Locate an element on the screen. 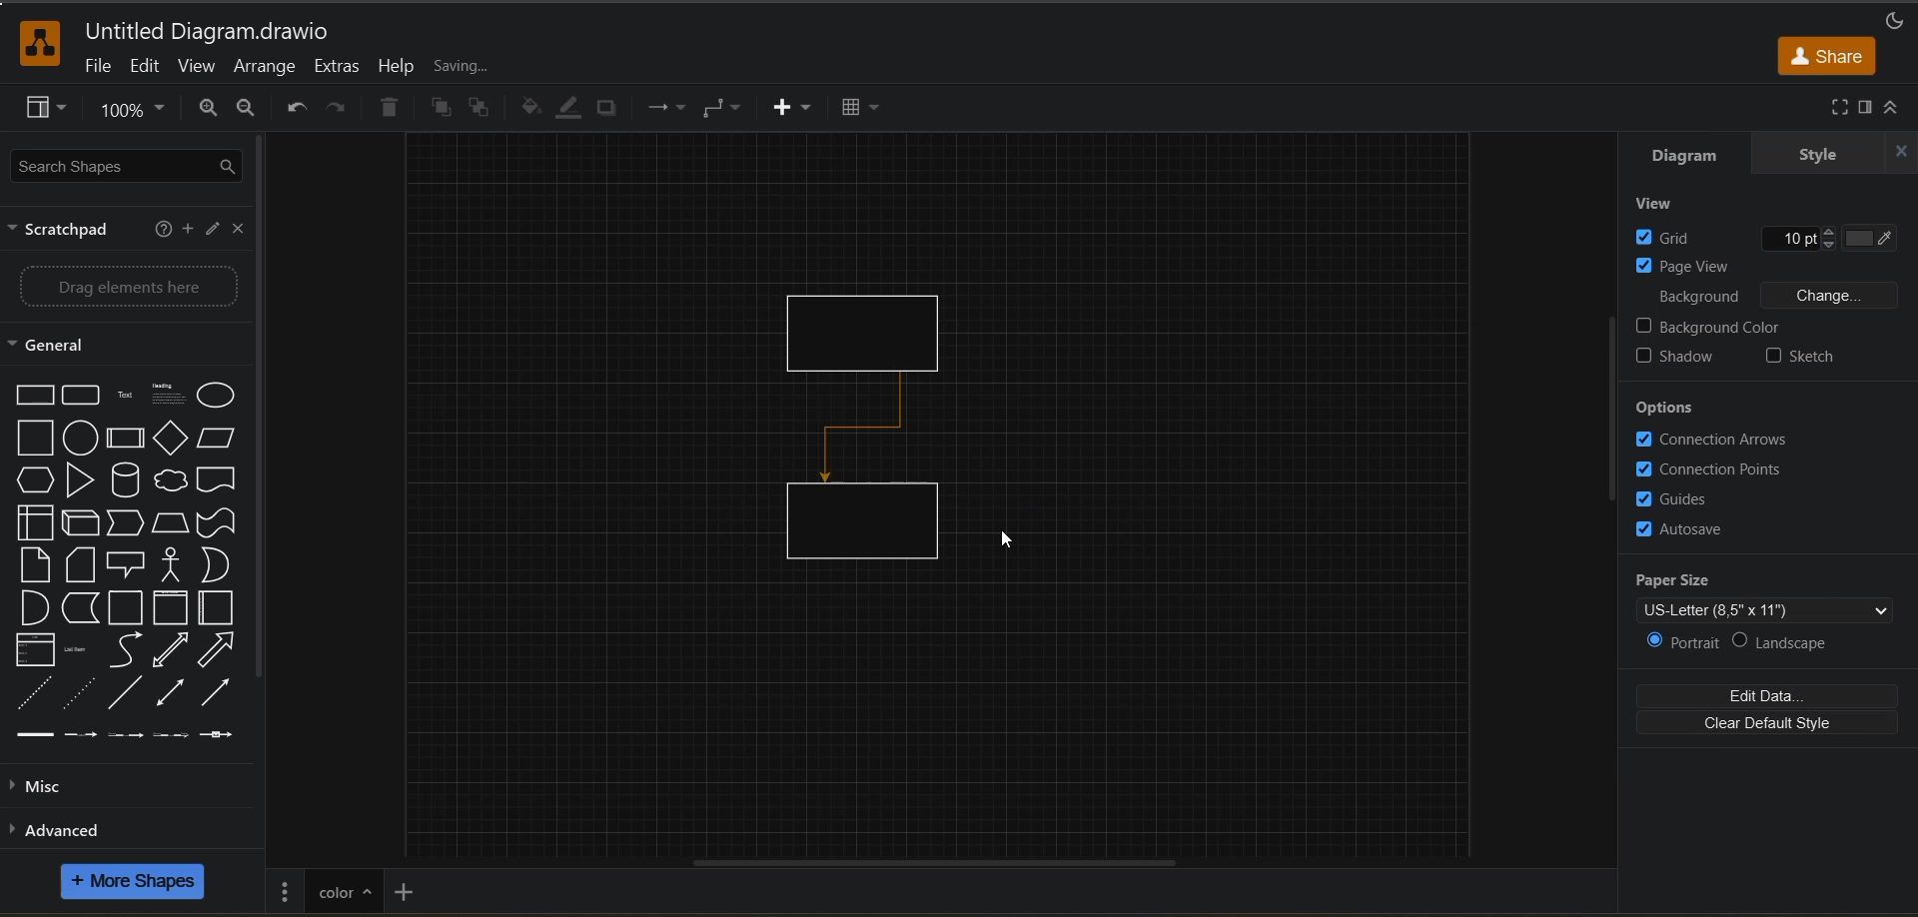 This screenshot has height=917, width=1918. fullscreen is located at coordinates (1840, 106).